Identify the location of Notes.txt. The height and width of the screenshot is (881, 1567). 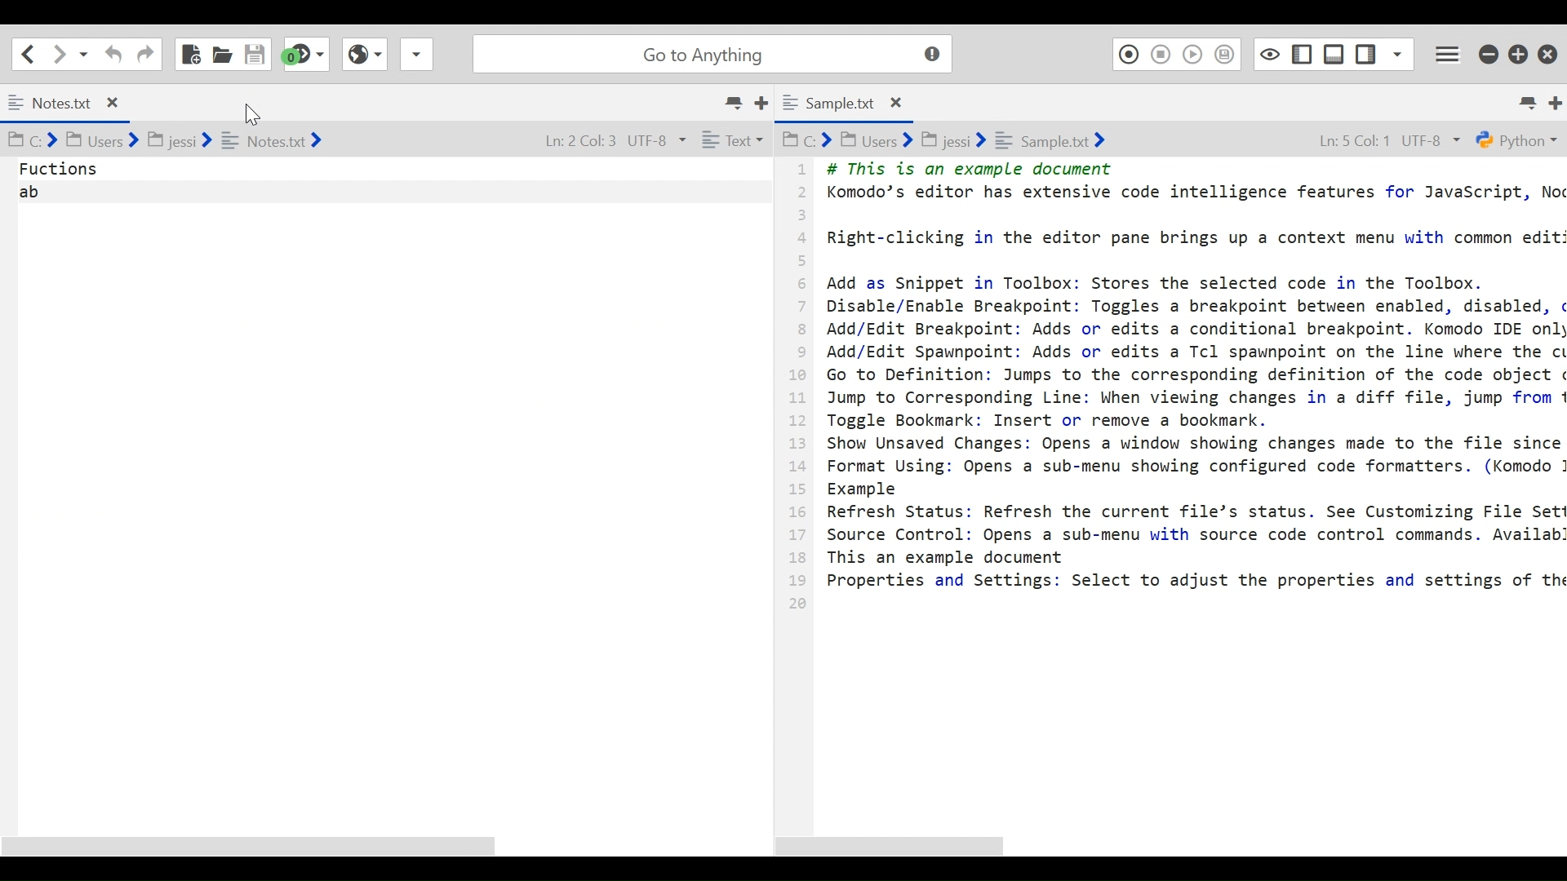
(64, 103).